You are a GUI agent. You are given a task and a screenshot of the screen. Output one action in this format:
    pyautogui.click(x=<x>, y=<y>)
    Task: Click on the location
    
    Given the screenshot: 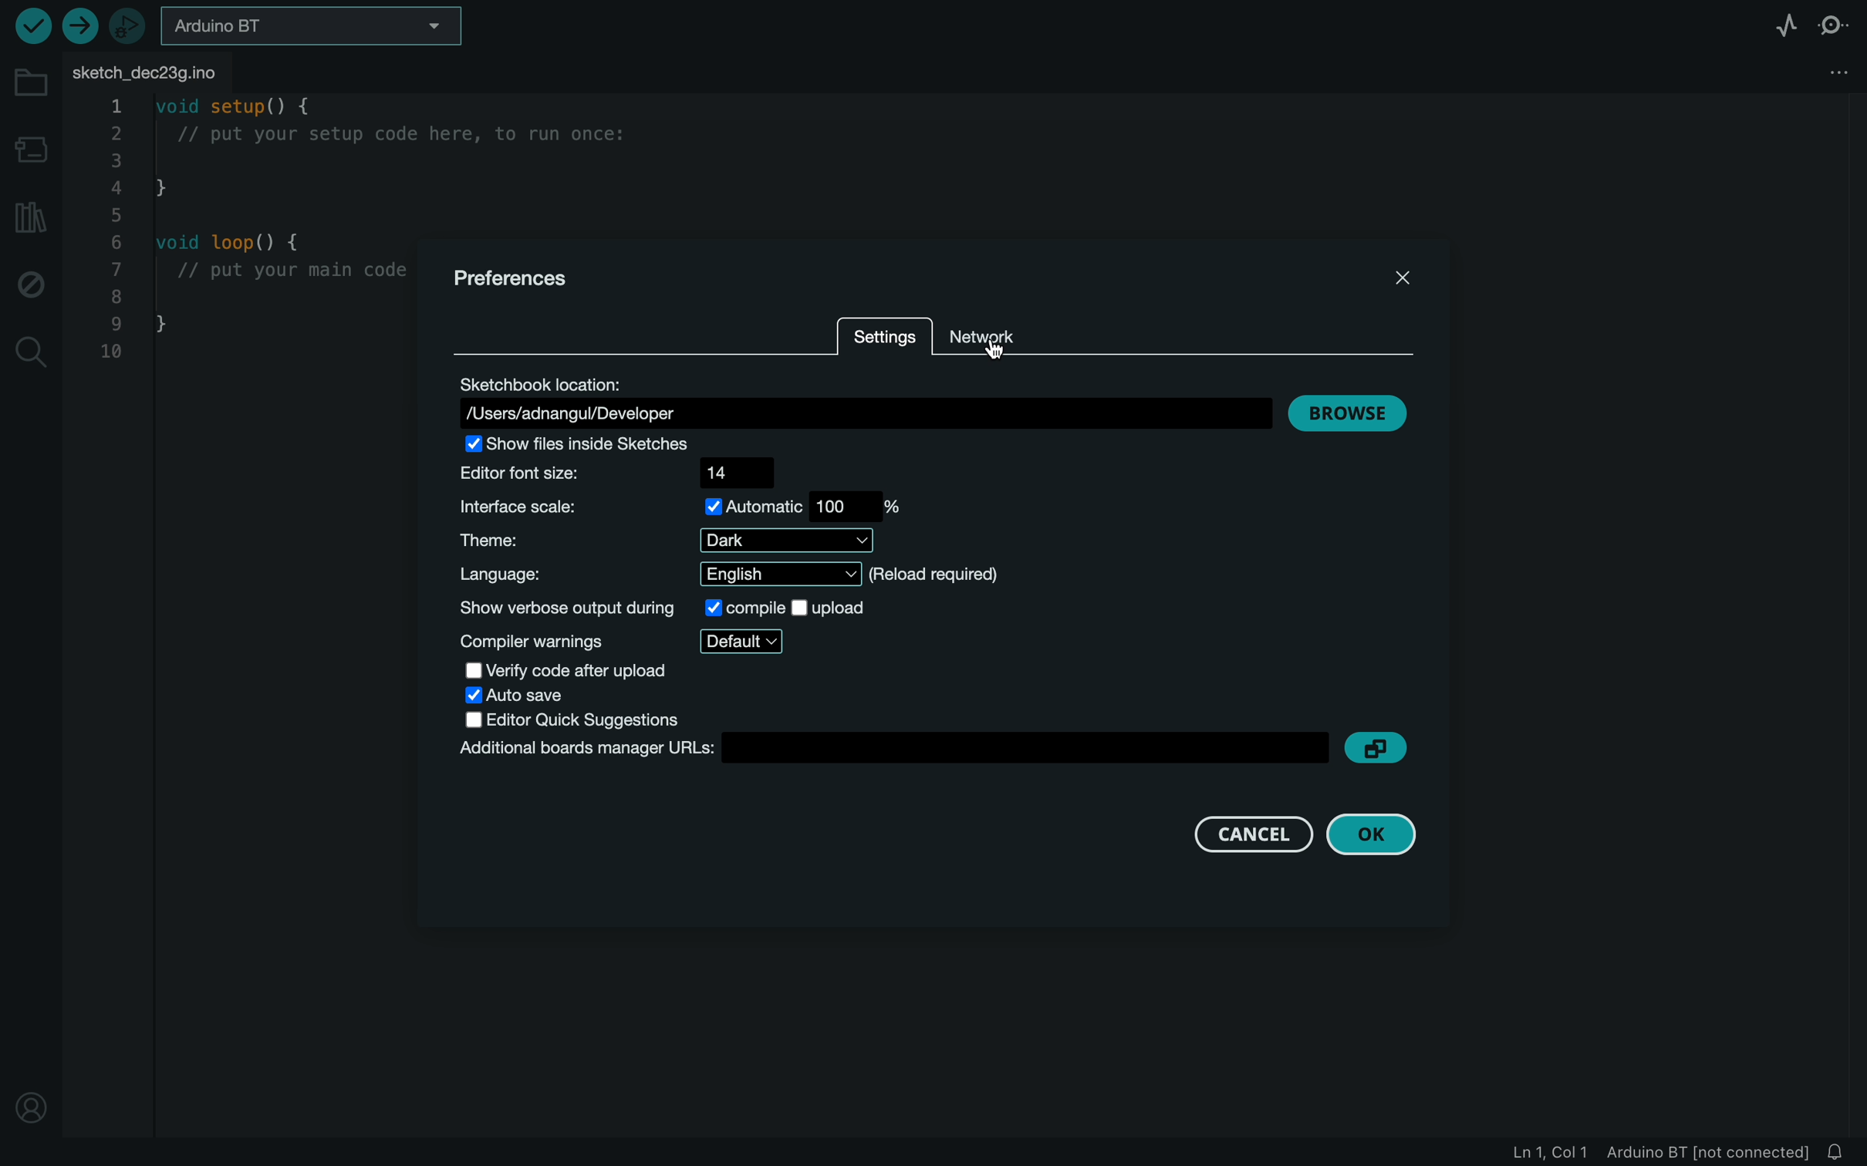 What is the action you would take?
    pyautogui.click(x=863, y=400)
    